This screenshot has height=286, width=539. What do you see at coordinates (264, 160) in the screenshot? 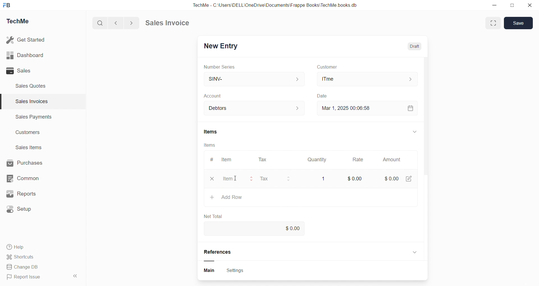
I see `Tax` at bounding box center [264, 160].